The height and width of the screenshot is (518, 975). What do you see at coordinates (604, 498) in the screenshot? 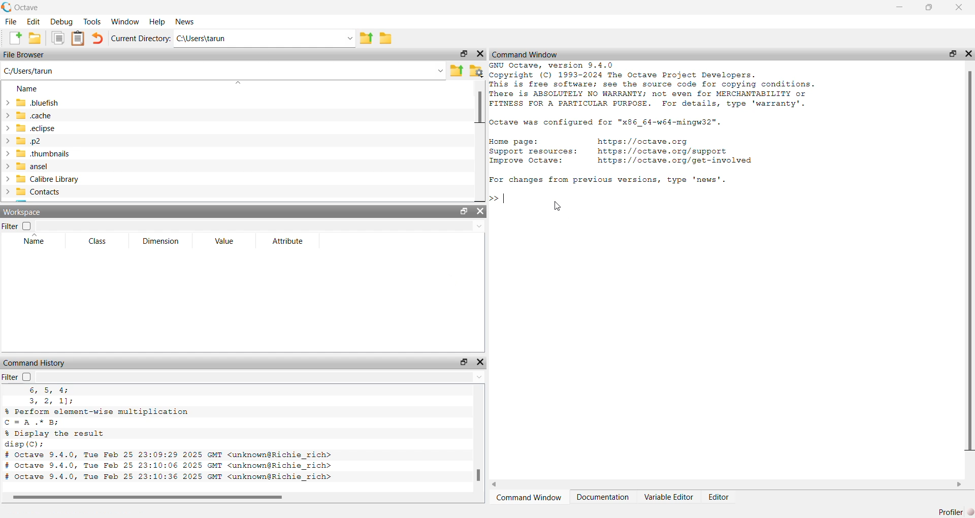
I see `Documentation` at bounding box center [604, 498].